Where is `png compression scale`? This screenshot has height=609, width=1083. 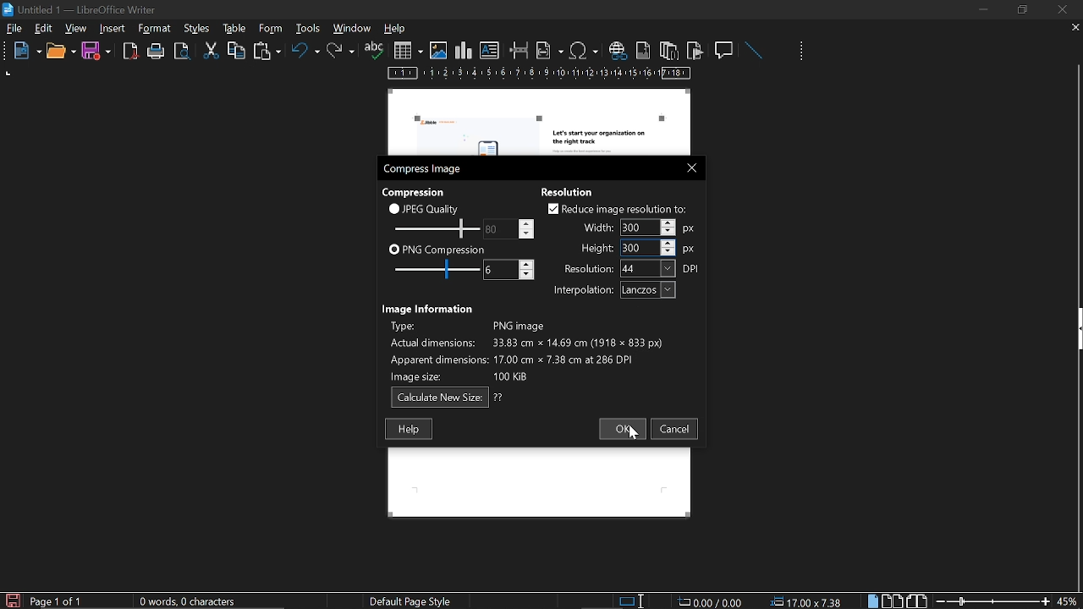 png compression scale is located at coordinates (432, 269).